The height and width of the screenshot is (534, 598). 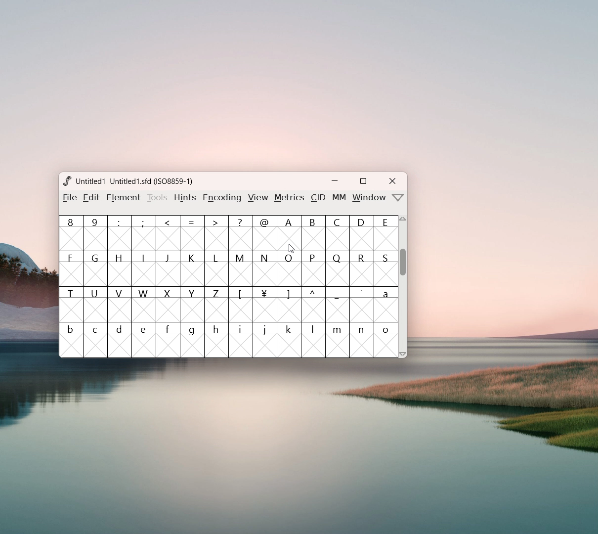 What do you see at coordinates (338, 268) in the screenshot?
I see `Q` at bounding box center [338, 268].